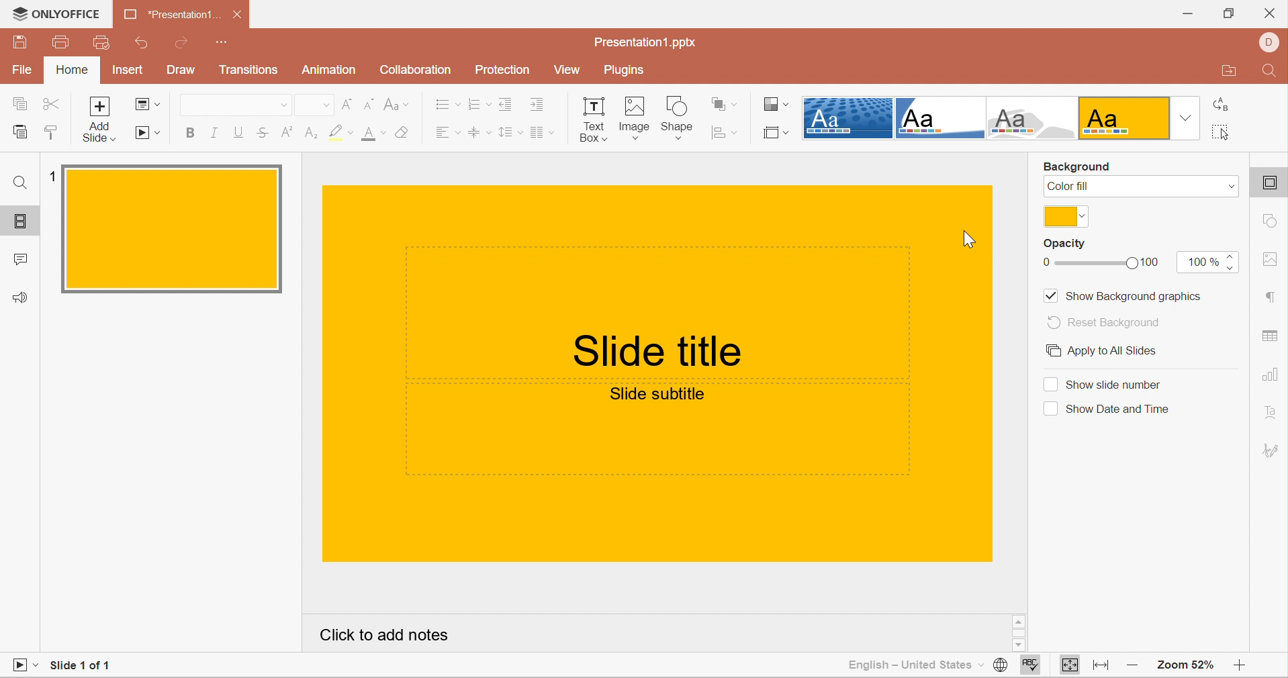 This screenshot has width=1288, height=678. I want to click on Drop Dwon, so click(1228, 186).